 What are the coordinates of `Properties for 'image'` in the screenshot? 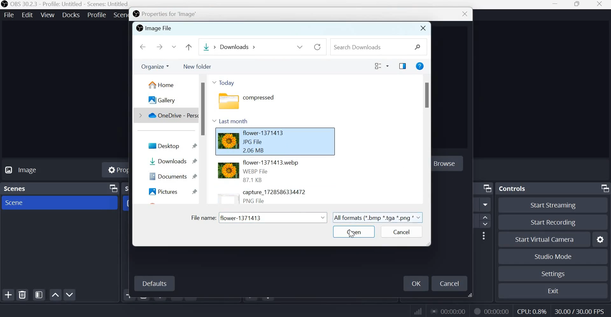 It's located at (170, 14).